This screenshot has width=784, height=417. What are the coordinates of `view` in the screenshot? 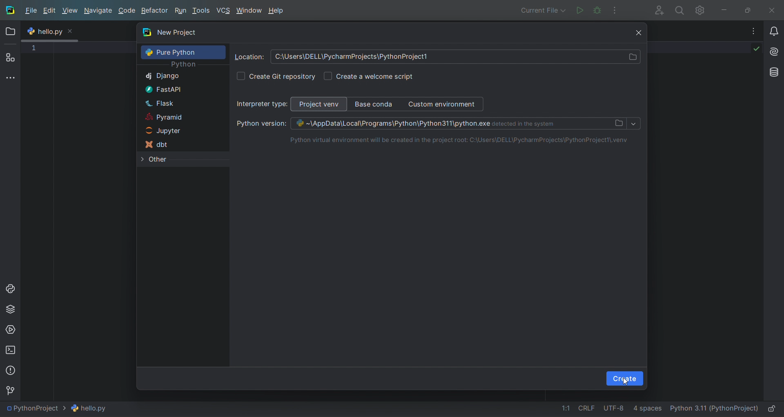 It's located at (69, 11).